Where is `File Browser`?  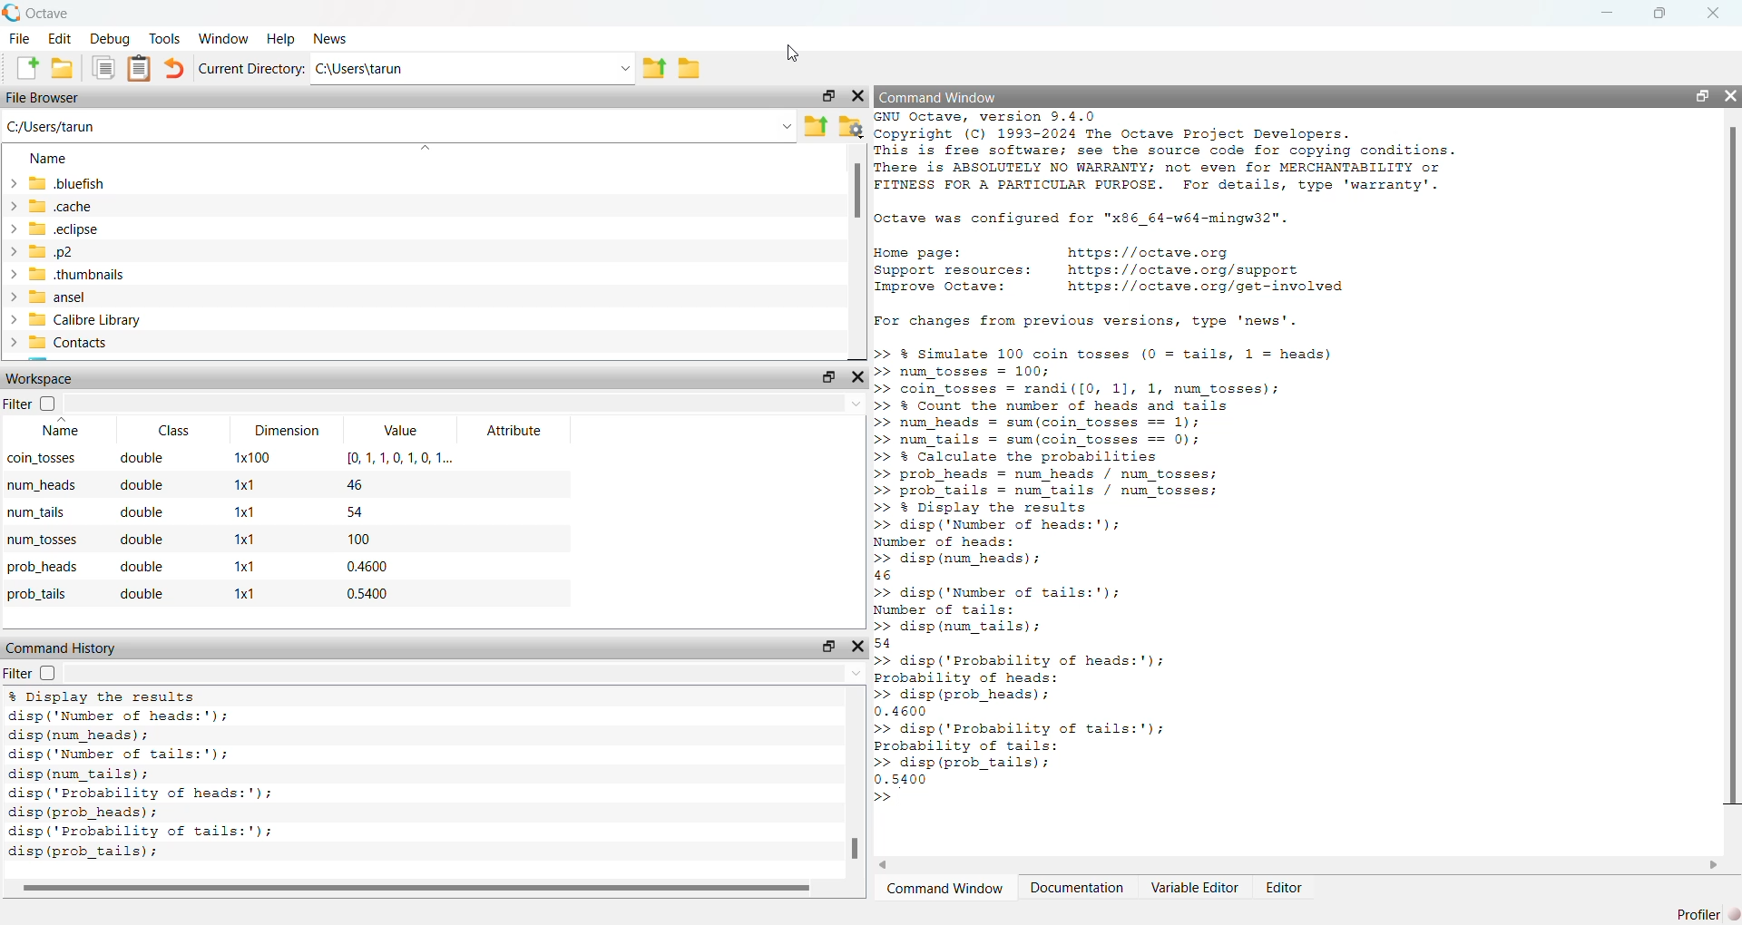
File Browser is located at coordinates (44, 97).